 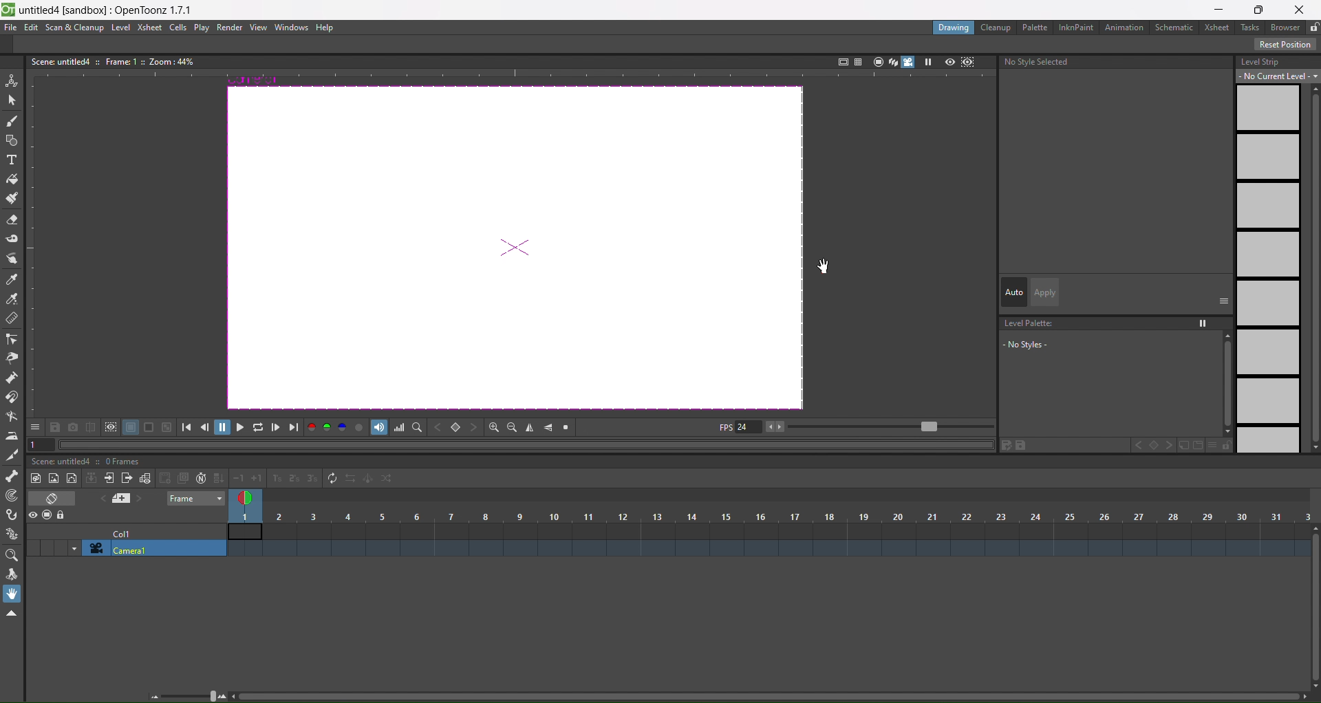 I want to click on scene: untitled4, so click(x=65, y=461).